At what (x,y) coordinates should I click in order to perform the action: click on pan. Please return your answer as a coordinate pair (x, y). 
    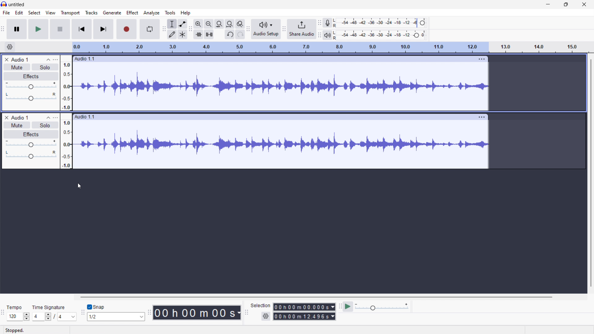
    Looking at the image, I should click on (31, 97).